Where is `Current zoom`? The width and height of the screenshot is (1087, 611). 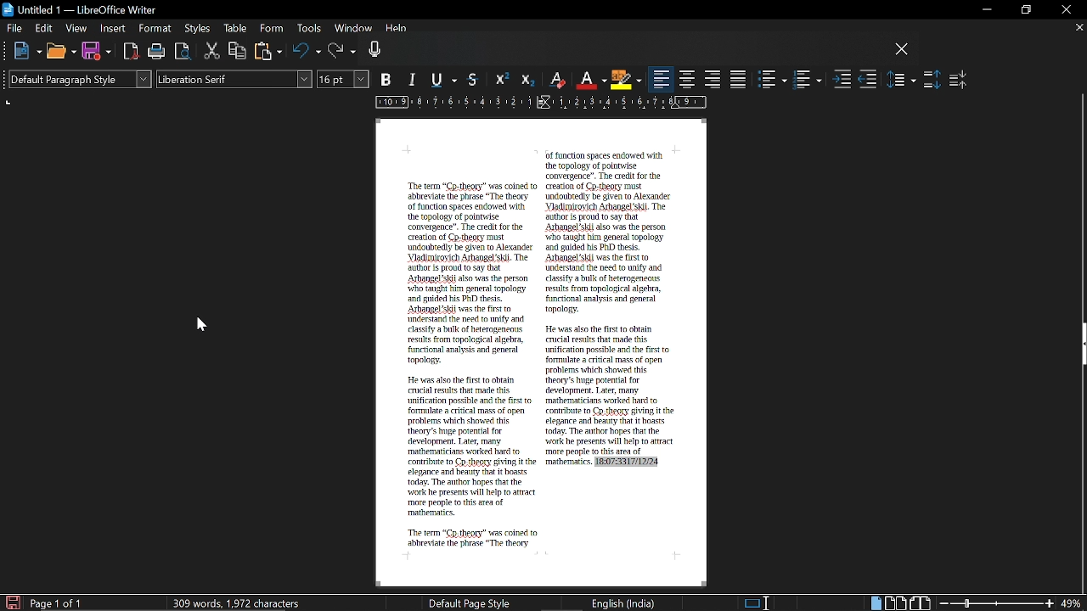 Current zoom is located at coordinates (1073, 603).